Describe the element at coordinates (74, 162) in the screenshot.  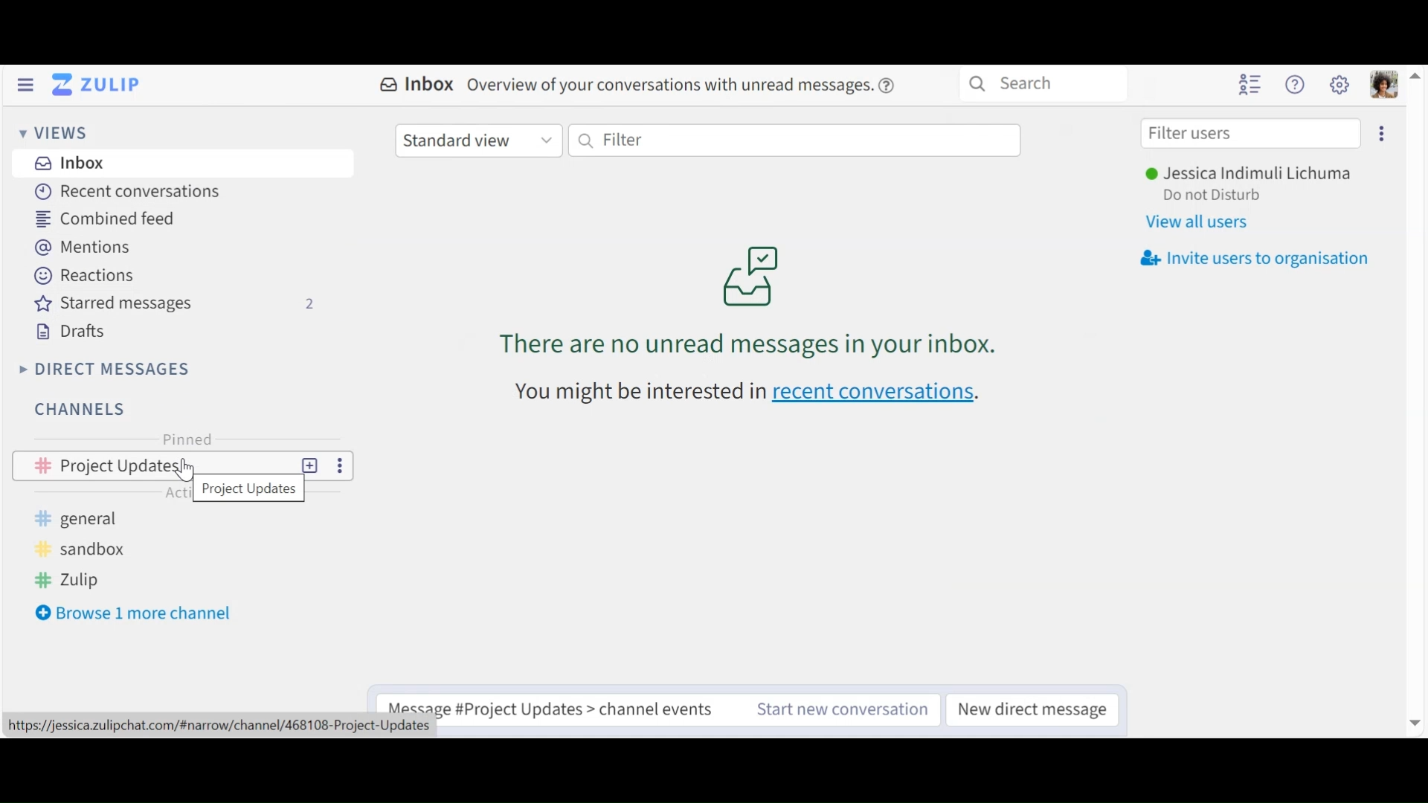
I see `Inbox` at that location.